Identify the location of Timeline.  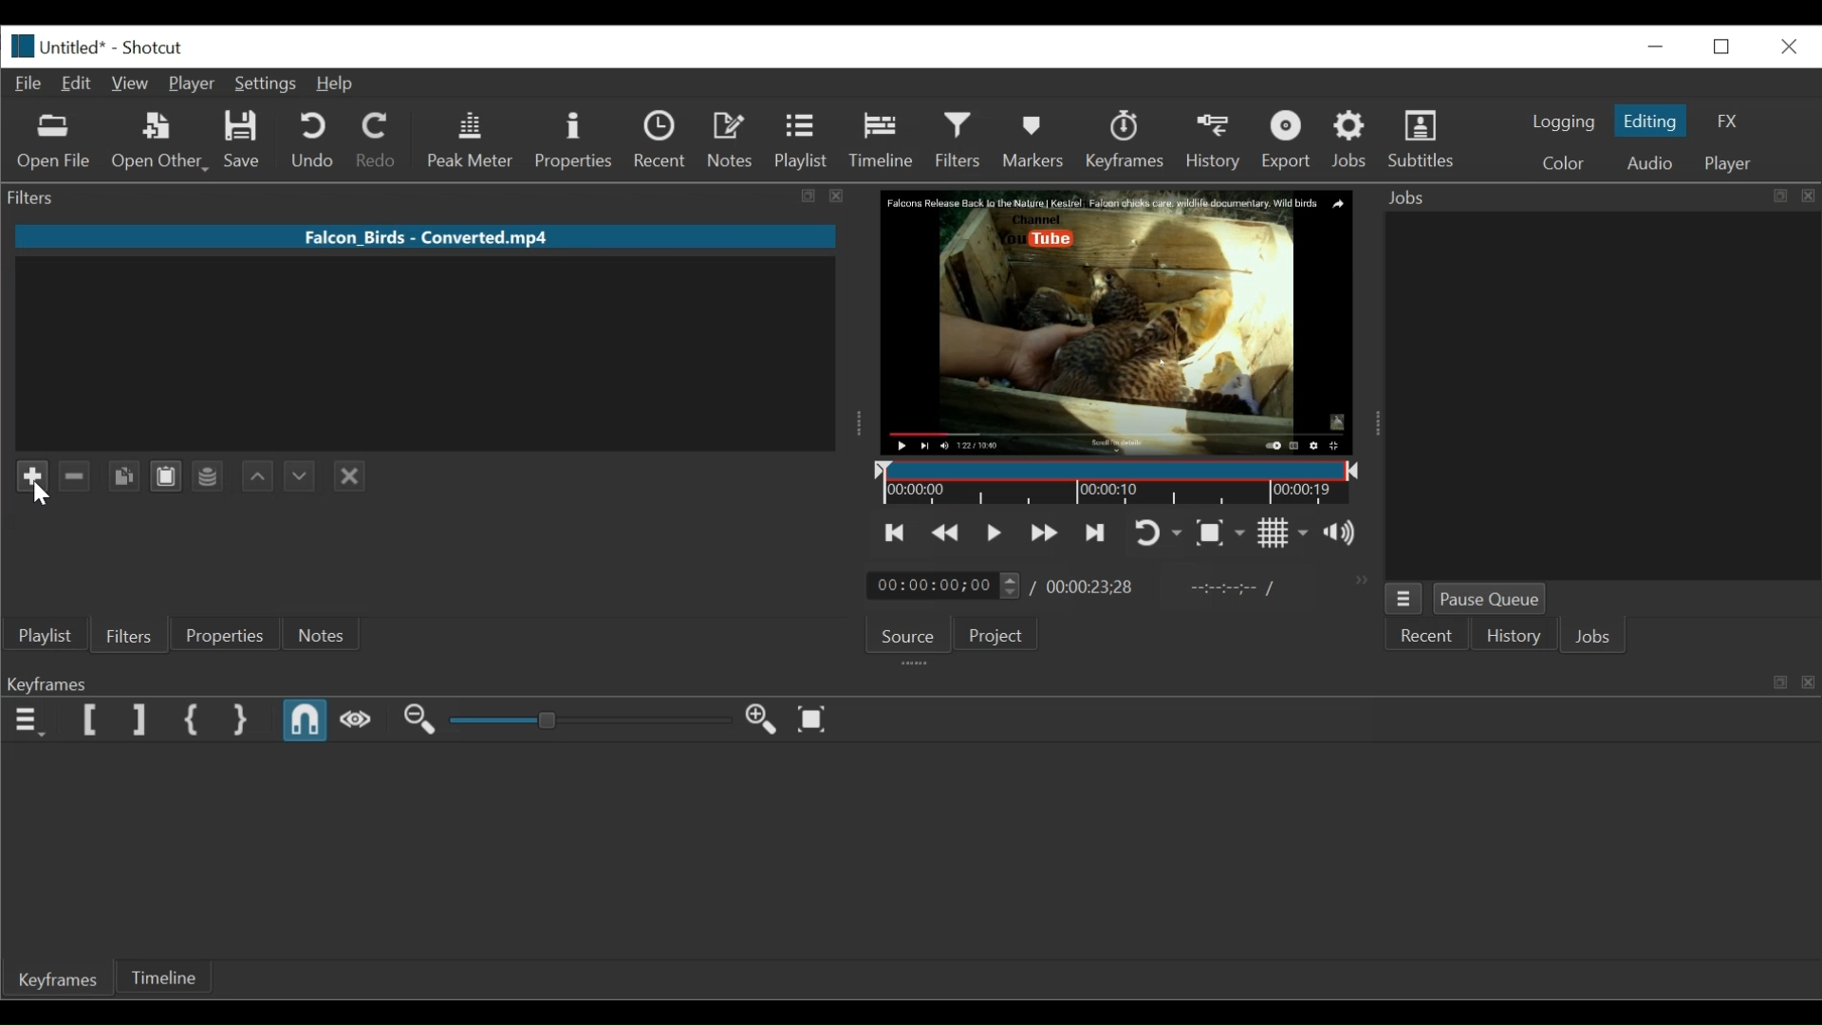
(1112, 481).